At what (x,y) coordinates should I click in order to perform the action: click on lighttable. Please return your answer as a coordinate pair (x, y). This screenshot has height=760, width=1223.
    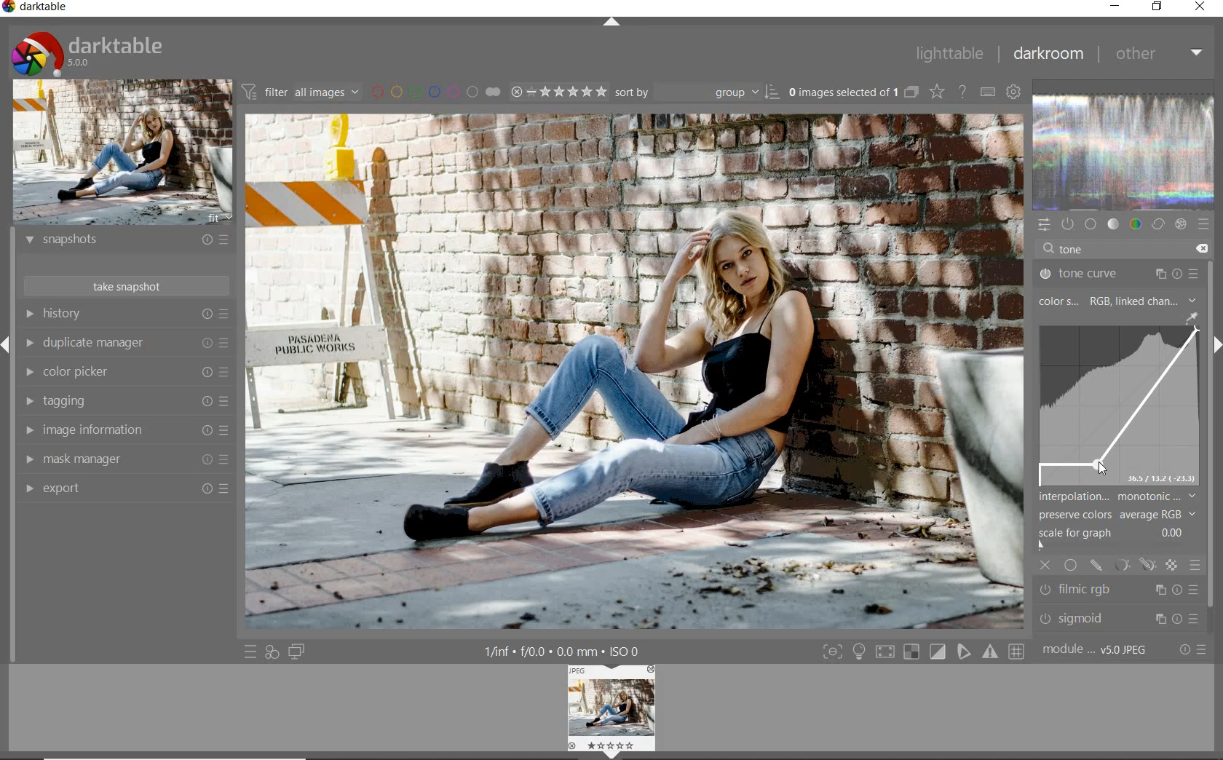
    Looking at the image, I should click on (948, 56).